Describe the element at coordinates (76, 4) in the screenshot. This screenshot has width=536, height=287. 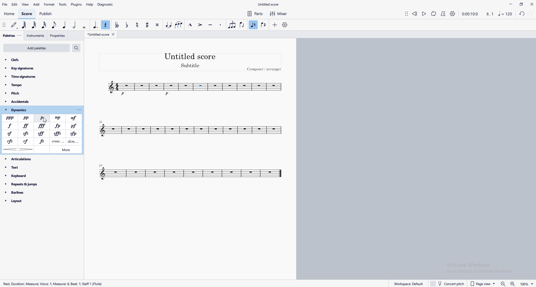
I see `plugins` at that location.